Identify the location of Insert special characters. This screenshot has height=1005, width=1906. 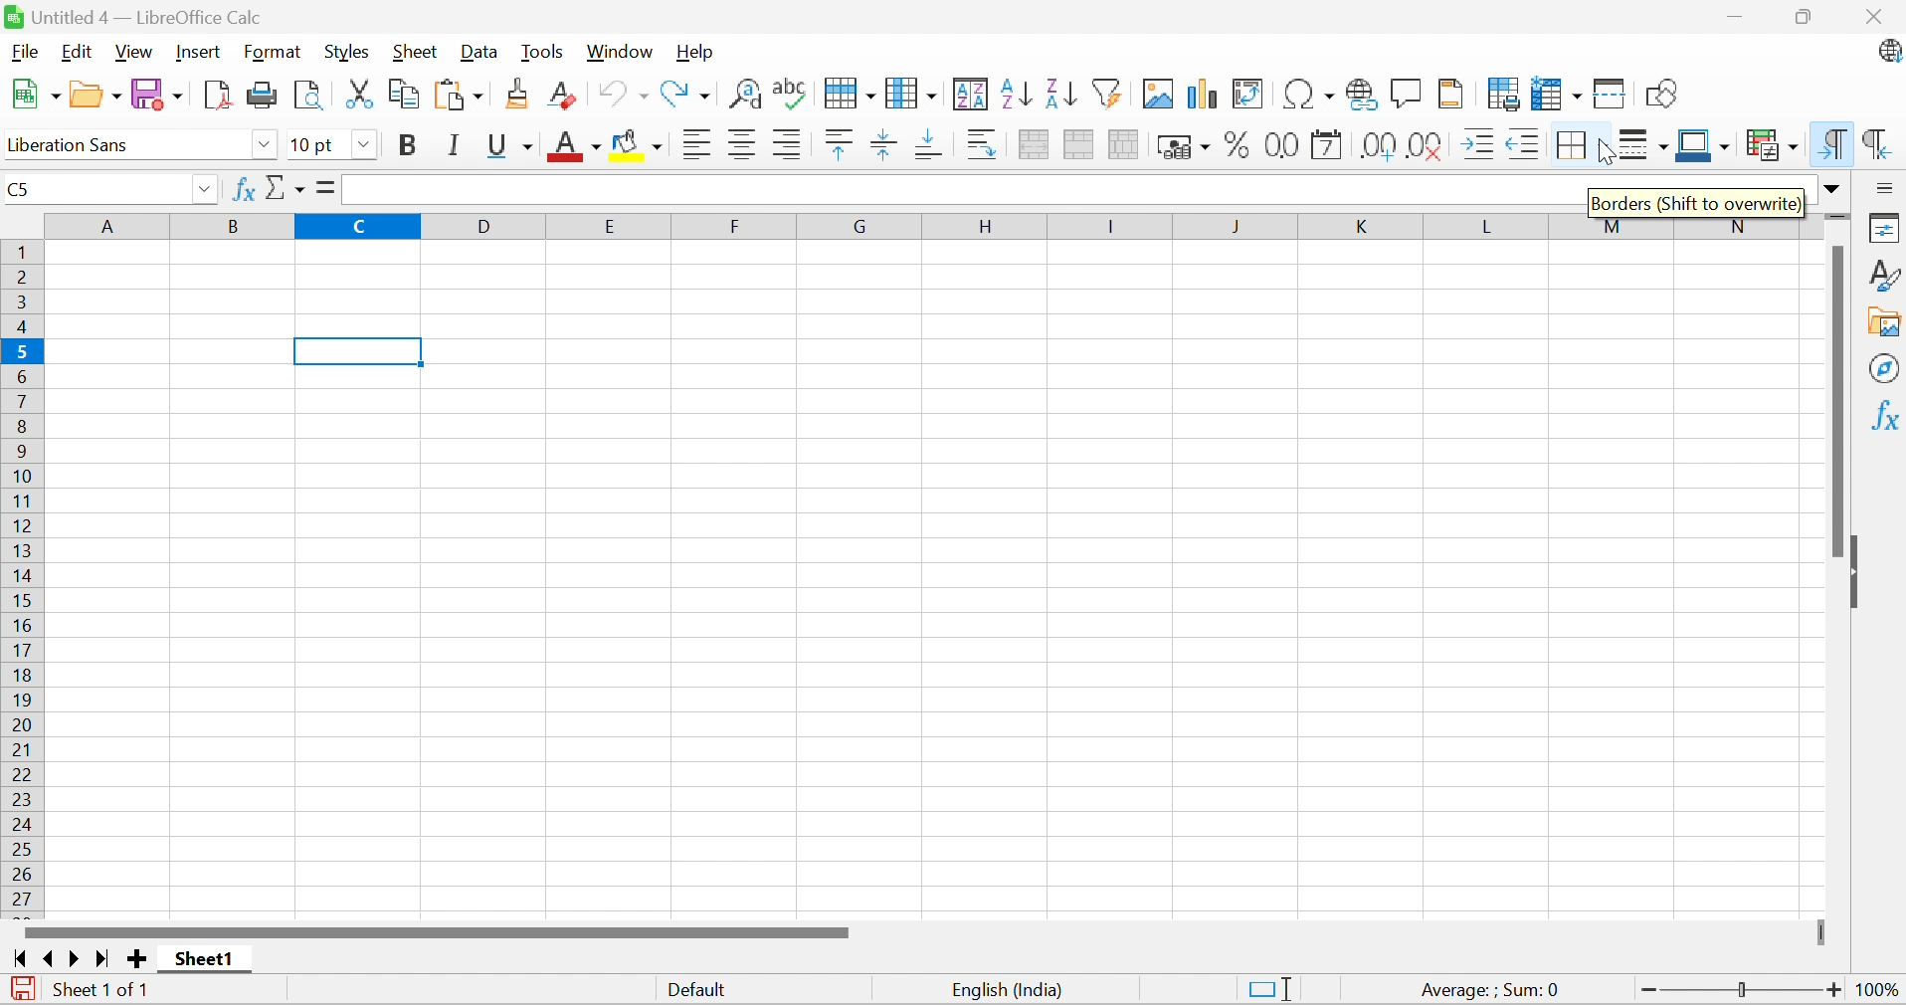
(1309, 94).